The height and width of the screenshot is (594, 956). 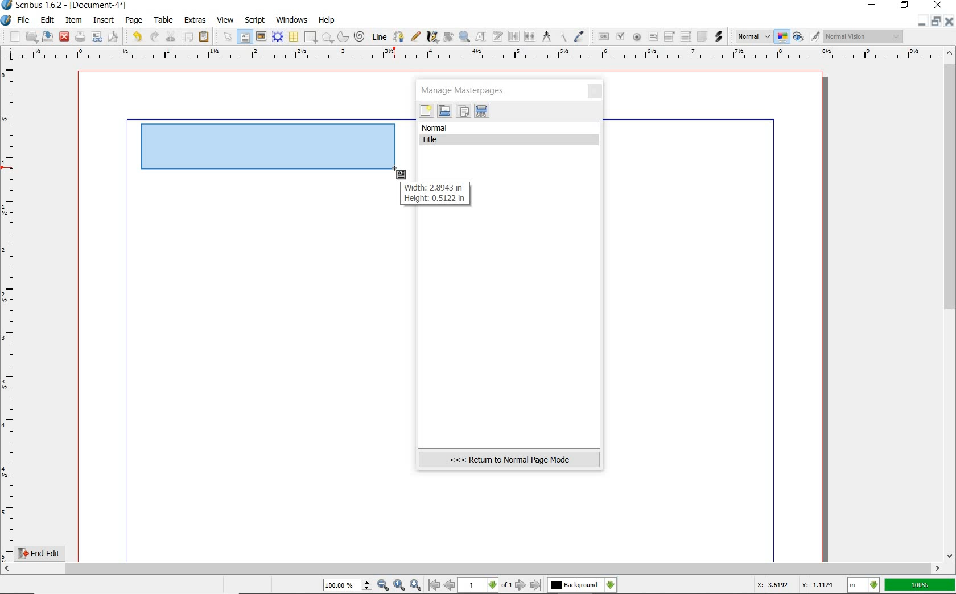 What do you see at coordinates (291, 19) in the screenshot?
I see `windows` at bounding box center [291, 19].